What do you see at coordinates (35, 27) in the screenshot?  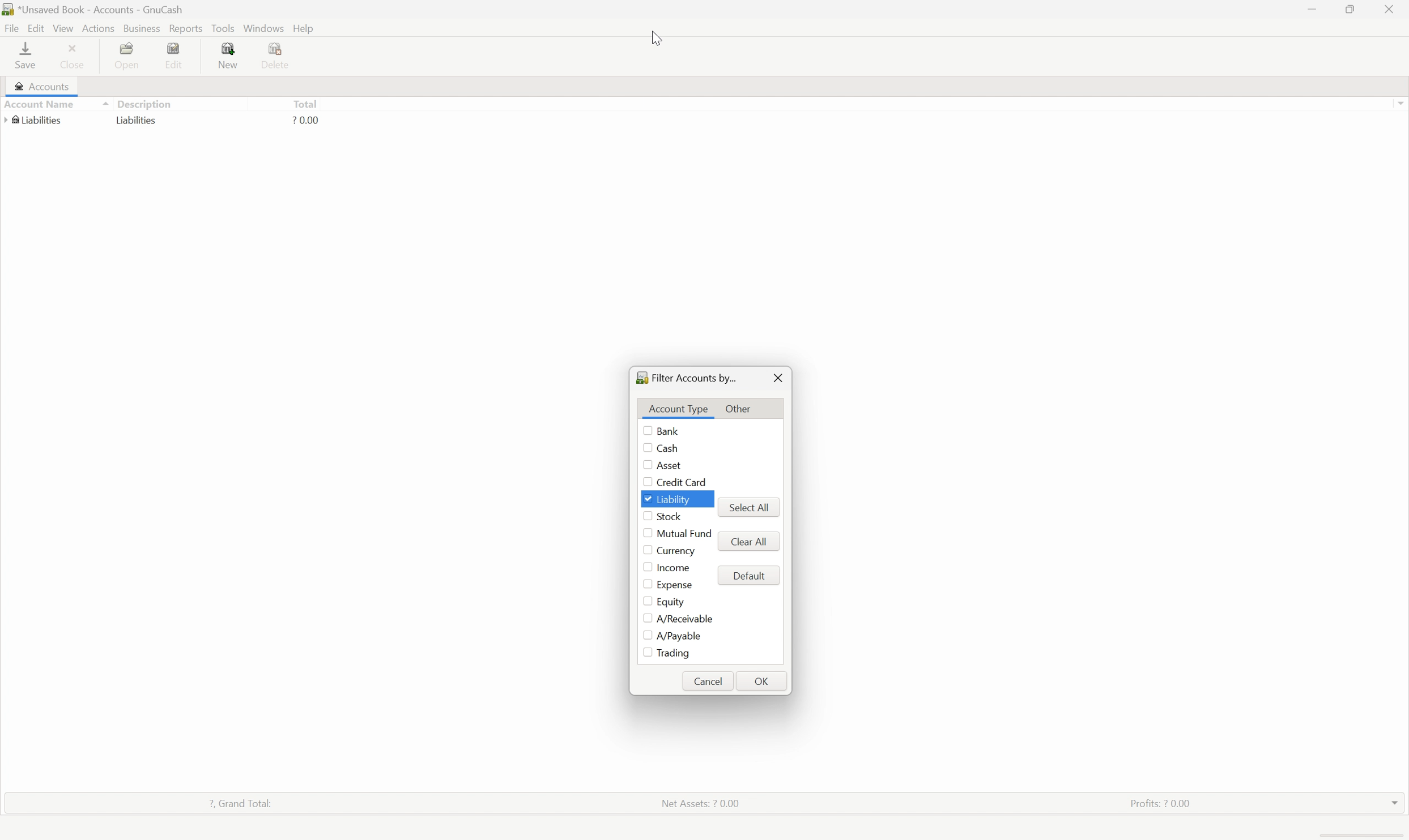 I see `Edit` at bounding box center [35, 27].